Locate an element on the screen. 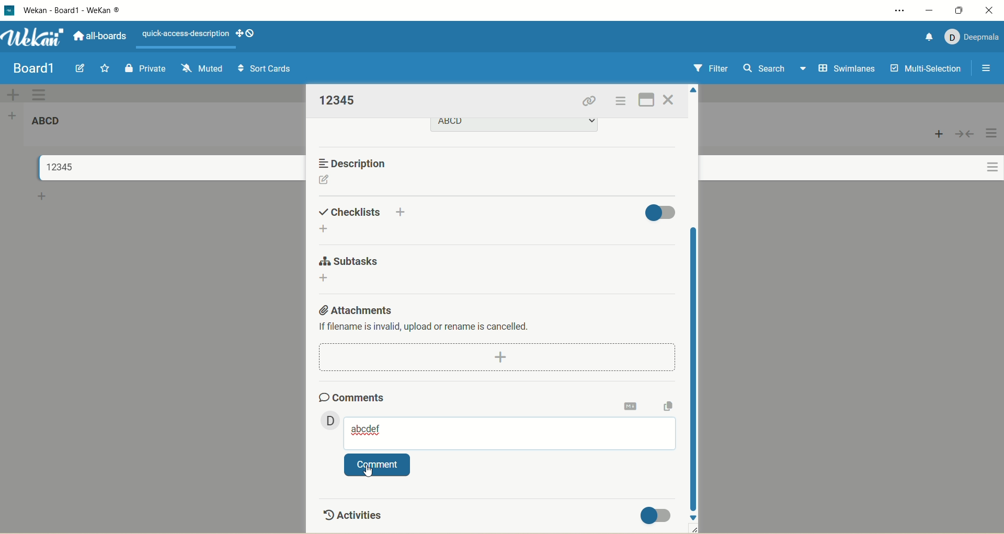  click to scroll down is located at coordinates (694, 517).